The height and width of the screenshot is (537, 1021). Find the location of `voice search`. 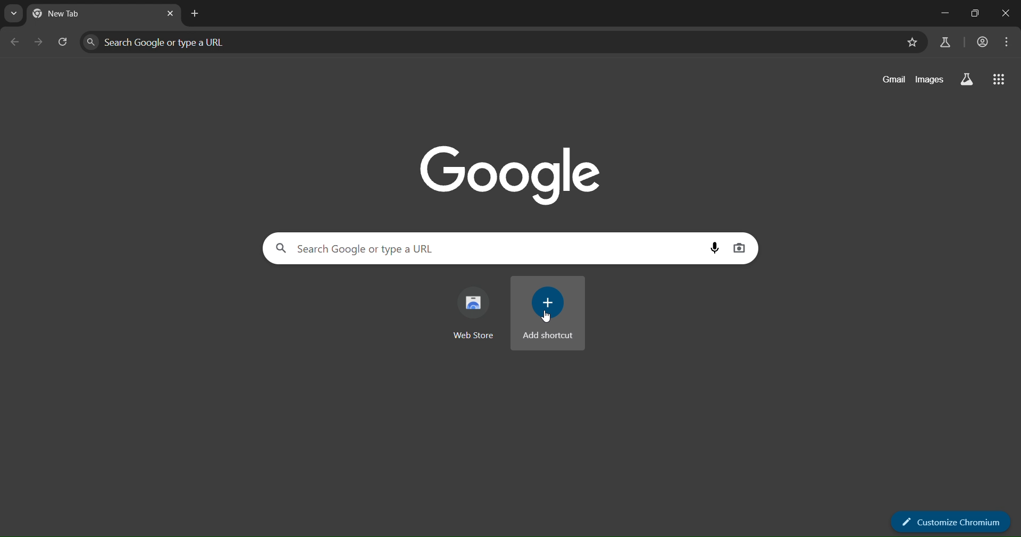

voice search is located at coordinates (716, 247).